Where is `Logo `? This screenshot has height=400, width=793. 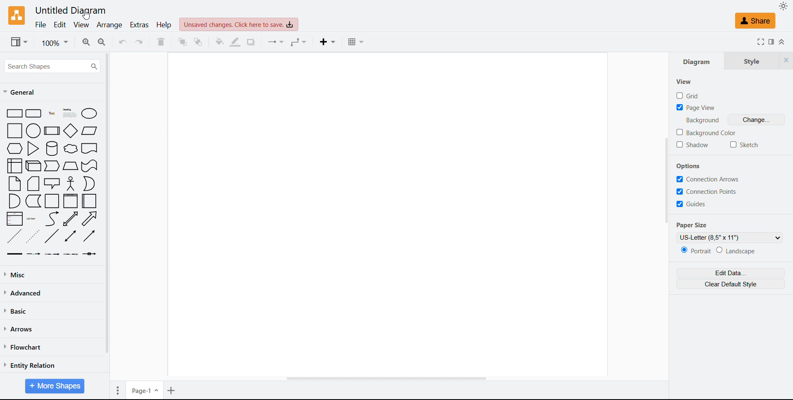
Logo  is located at coordinates (17, 15).